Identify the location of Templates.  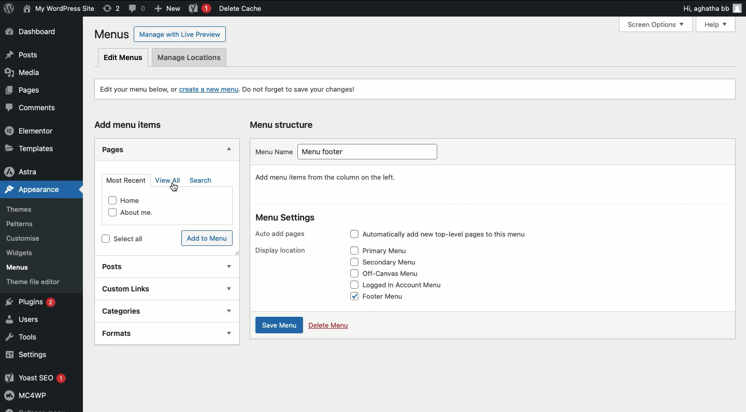
(36, 147).